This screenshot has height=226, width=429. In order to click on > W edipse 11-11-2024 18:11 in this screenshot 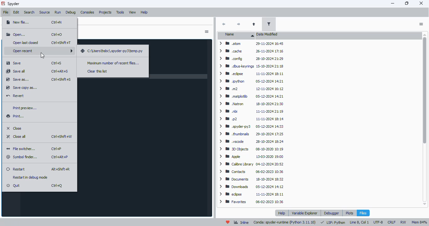, I will do `click(252, 195)`.